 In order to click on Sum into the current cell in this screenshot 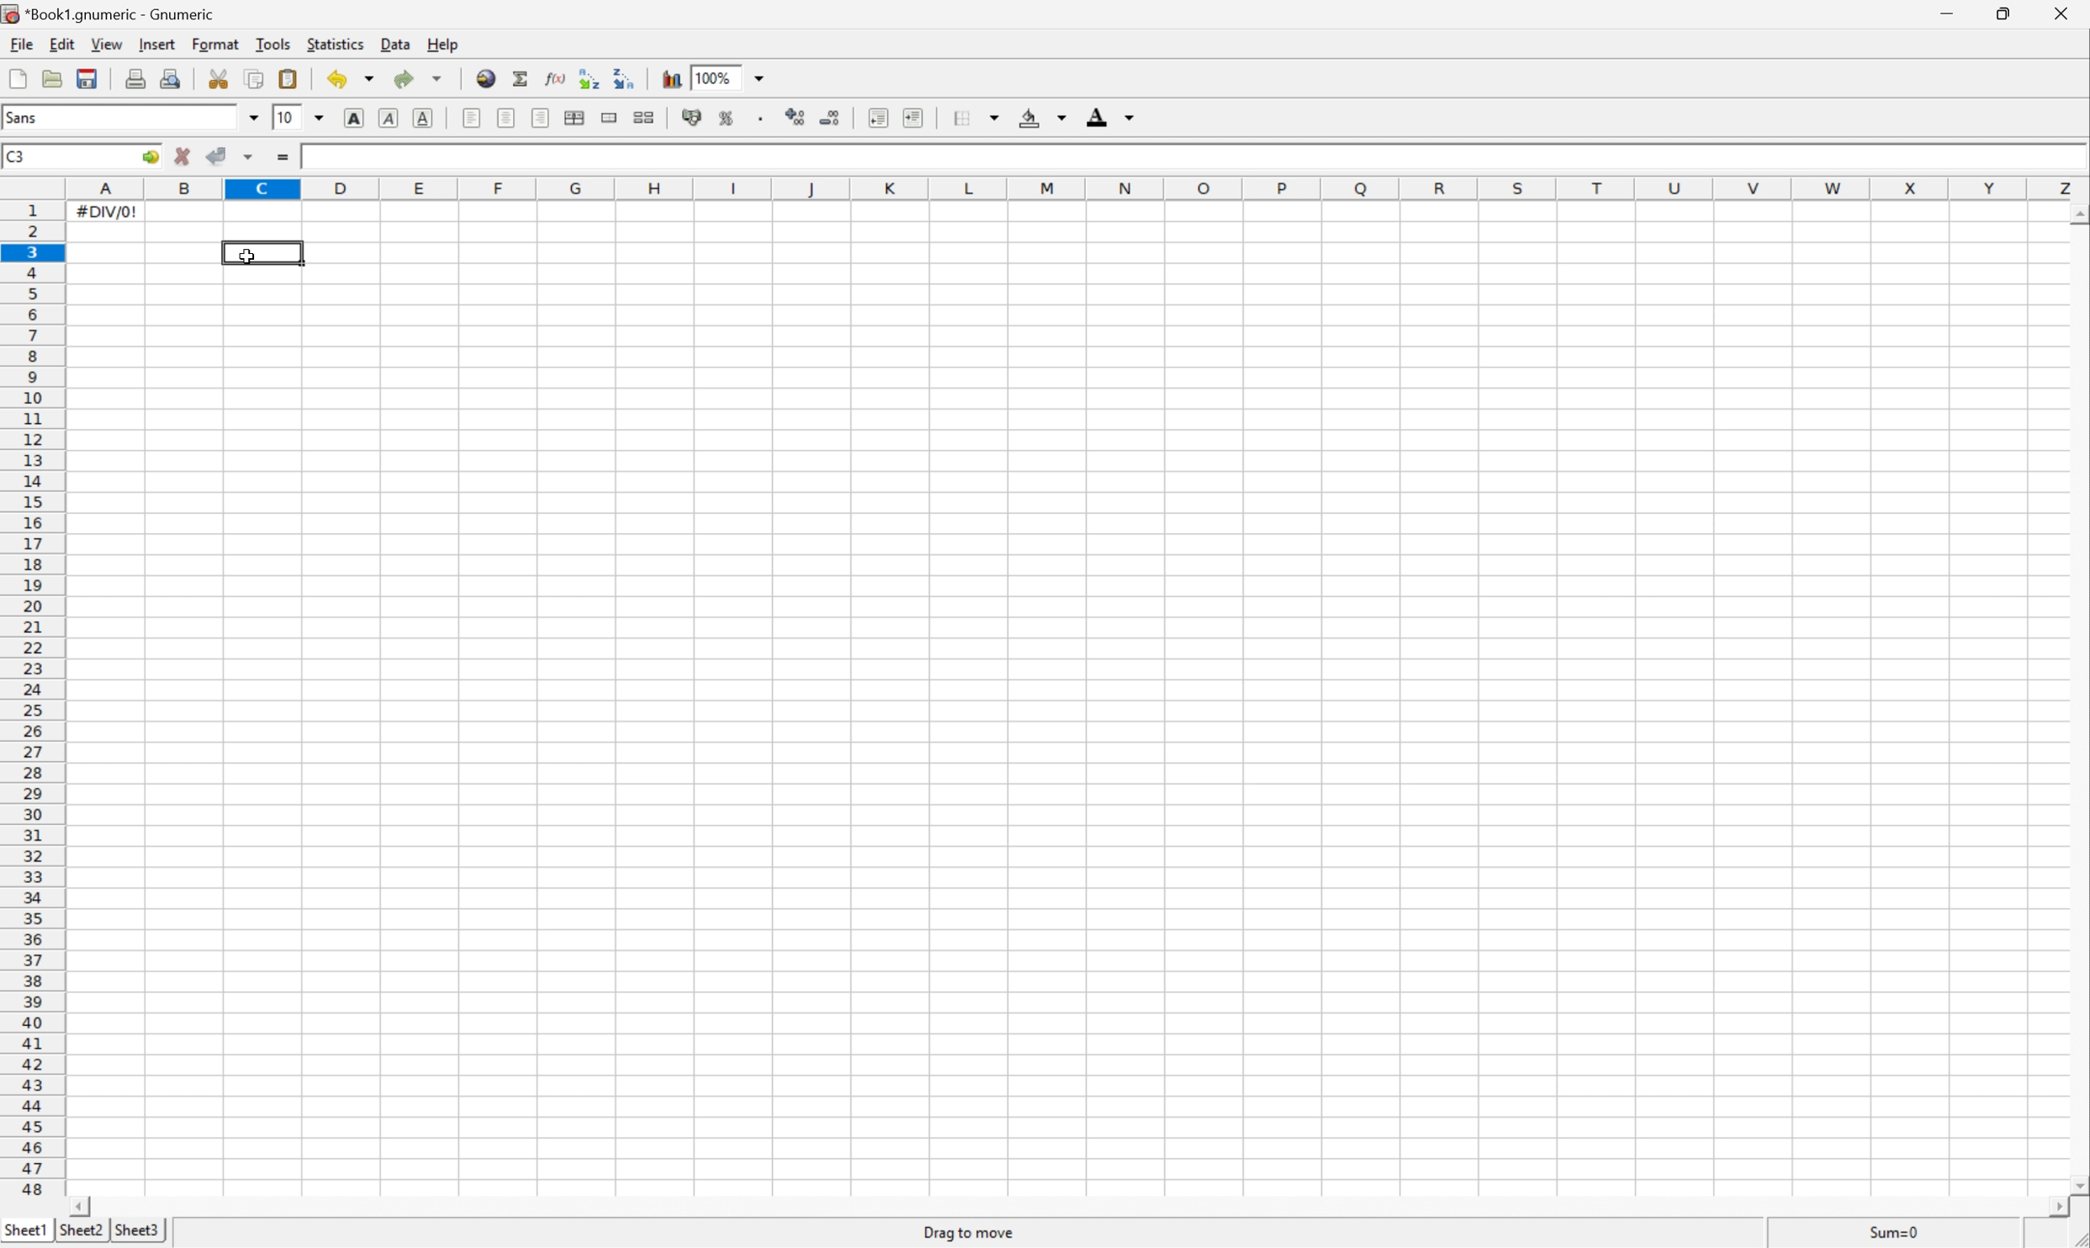, I will do `click(519, 80)`.